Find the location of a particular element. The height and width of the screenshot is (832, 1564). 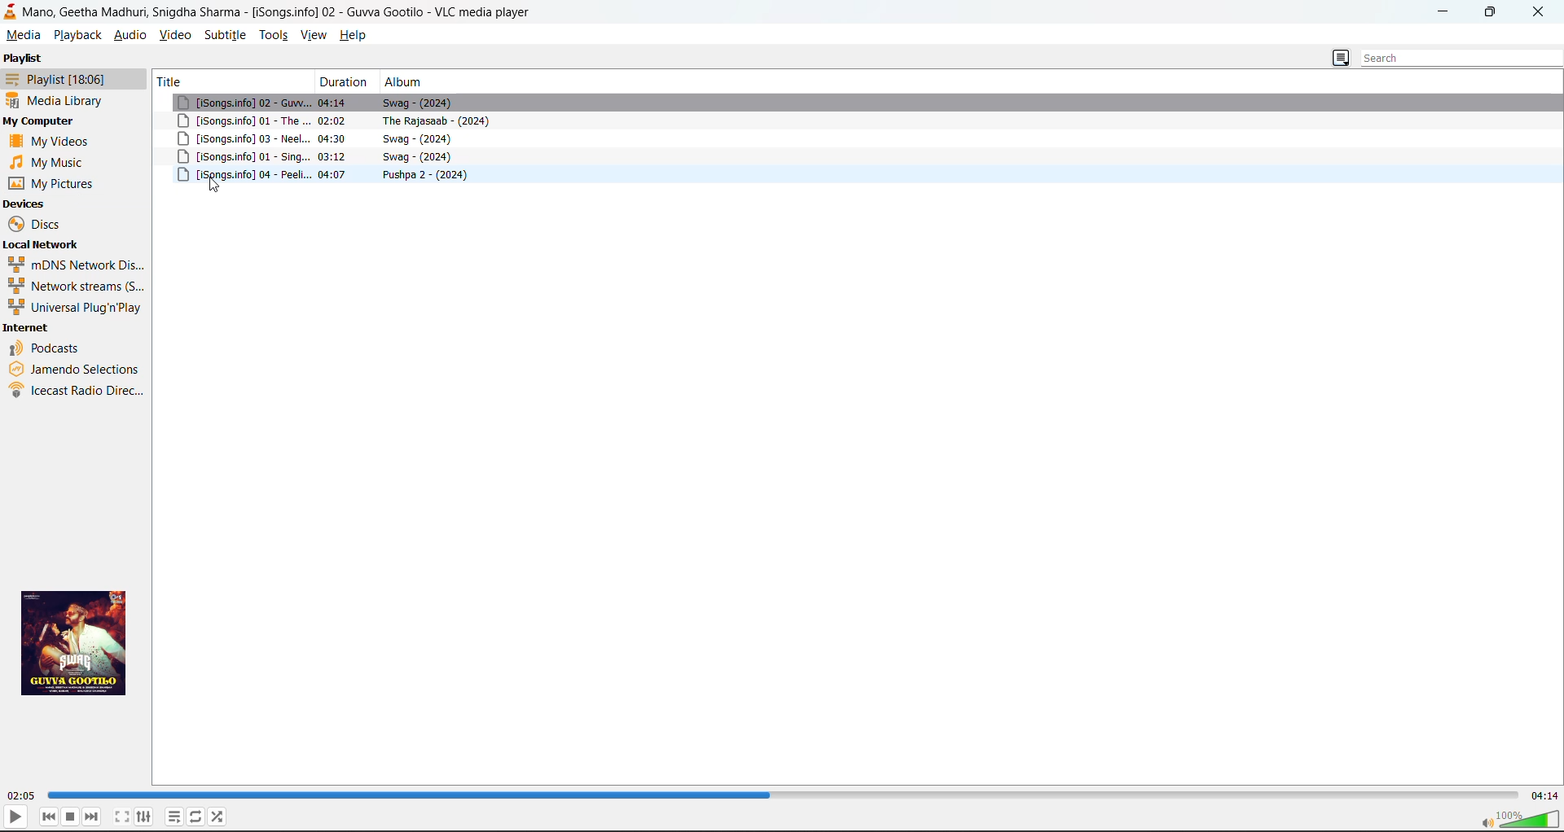

song is located at coordinates (859, 122).